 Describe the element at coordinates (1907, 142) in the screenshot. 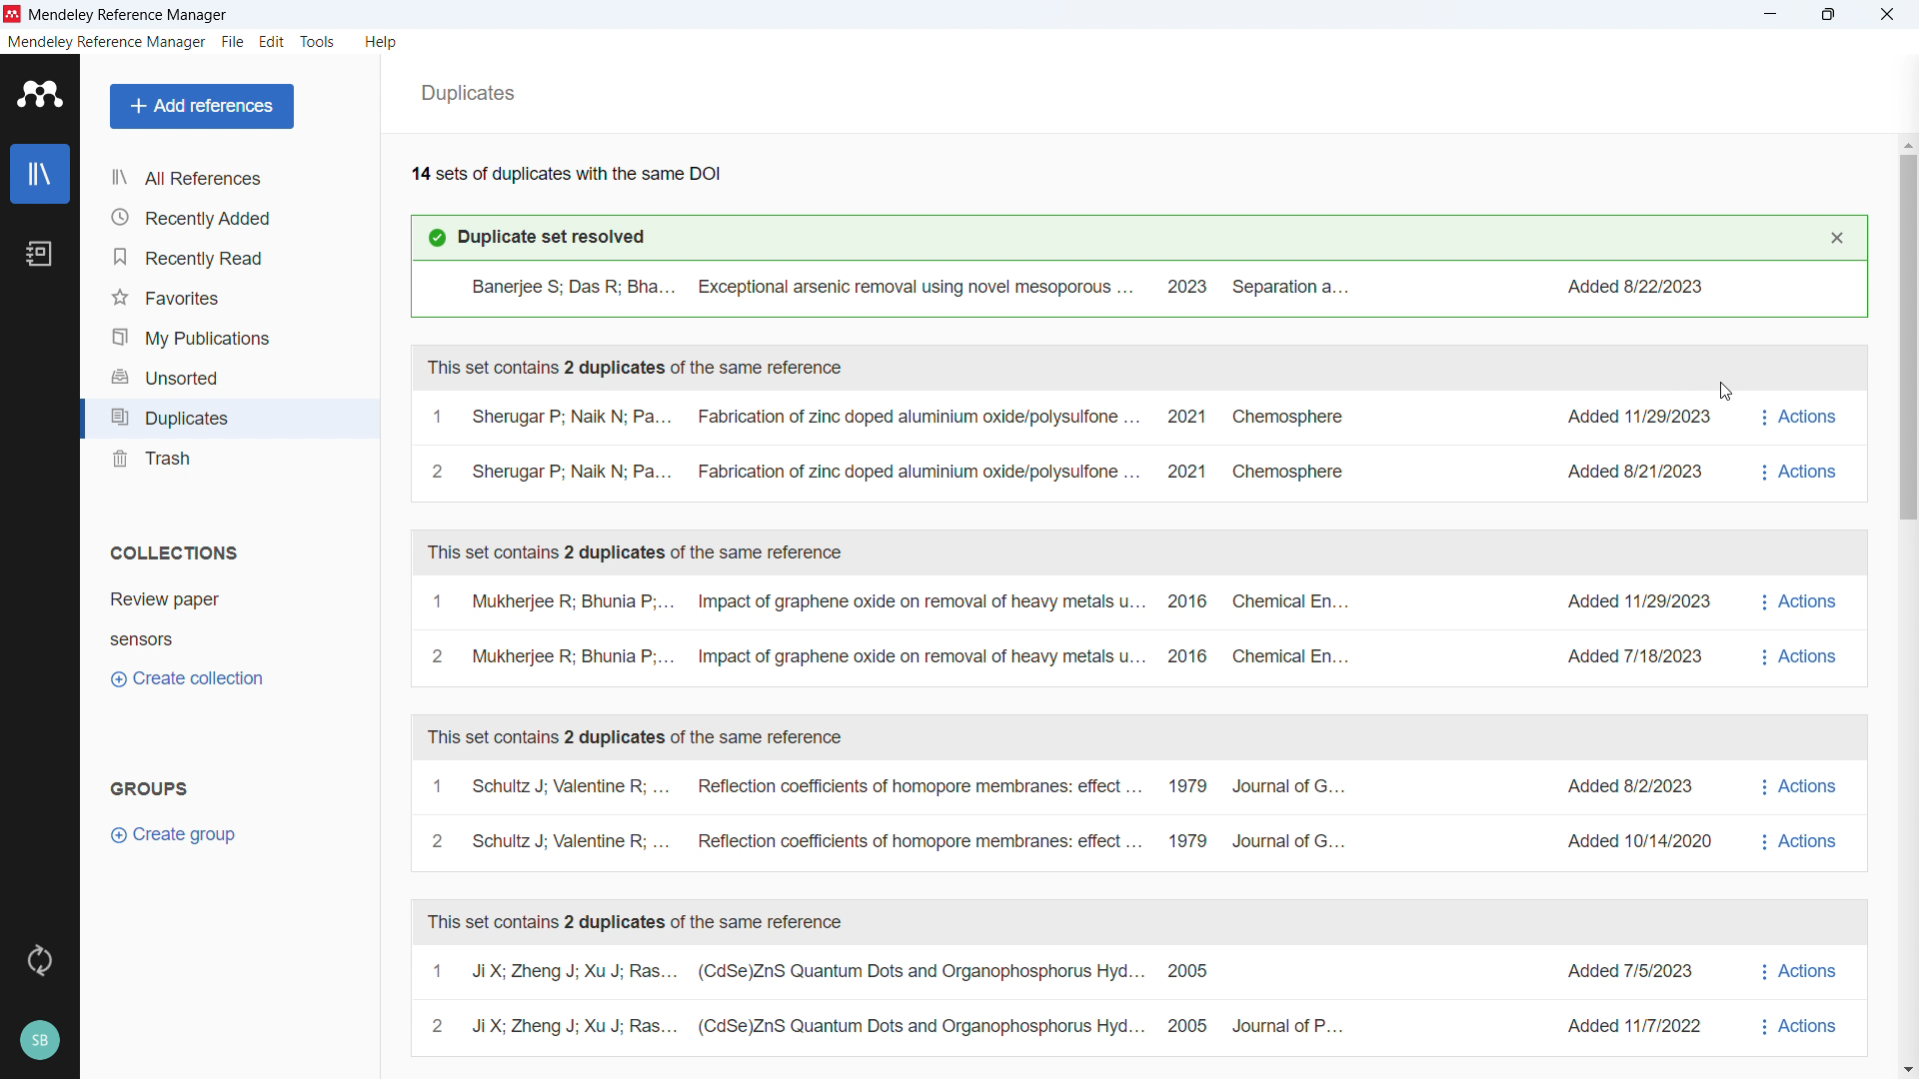

I see `Scroll up` at that location.